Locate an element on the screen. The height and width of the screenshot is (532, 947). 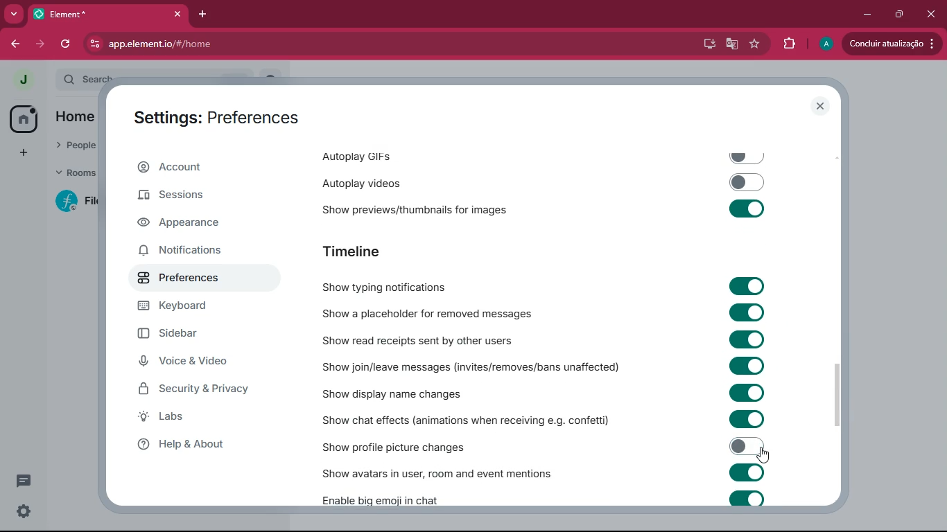
help & about is located at coordinates (208, 447).